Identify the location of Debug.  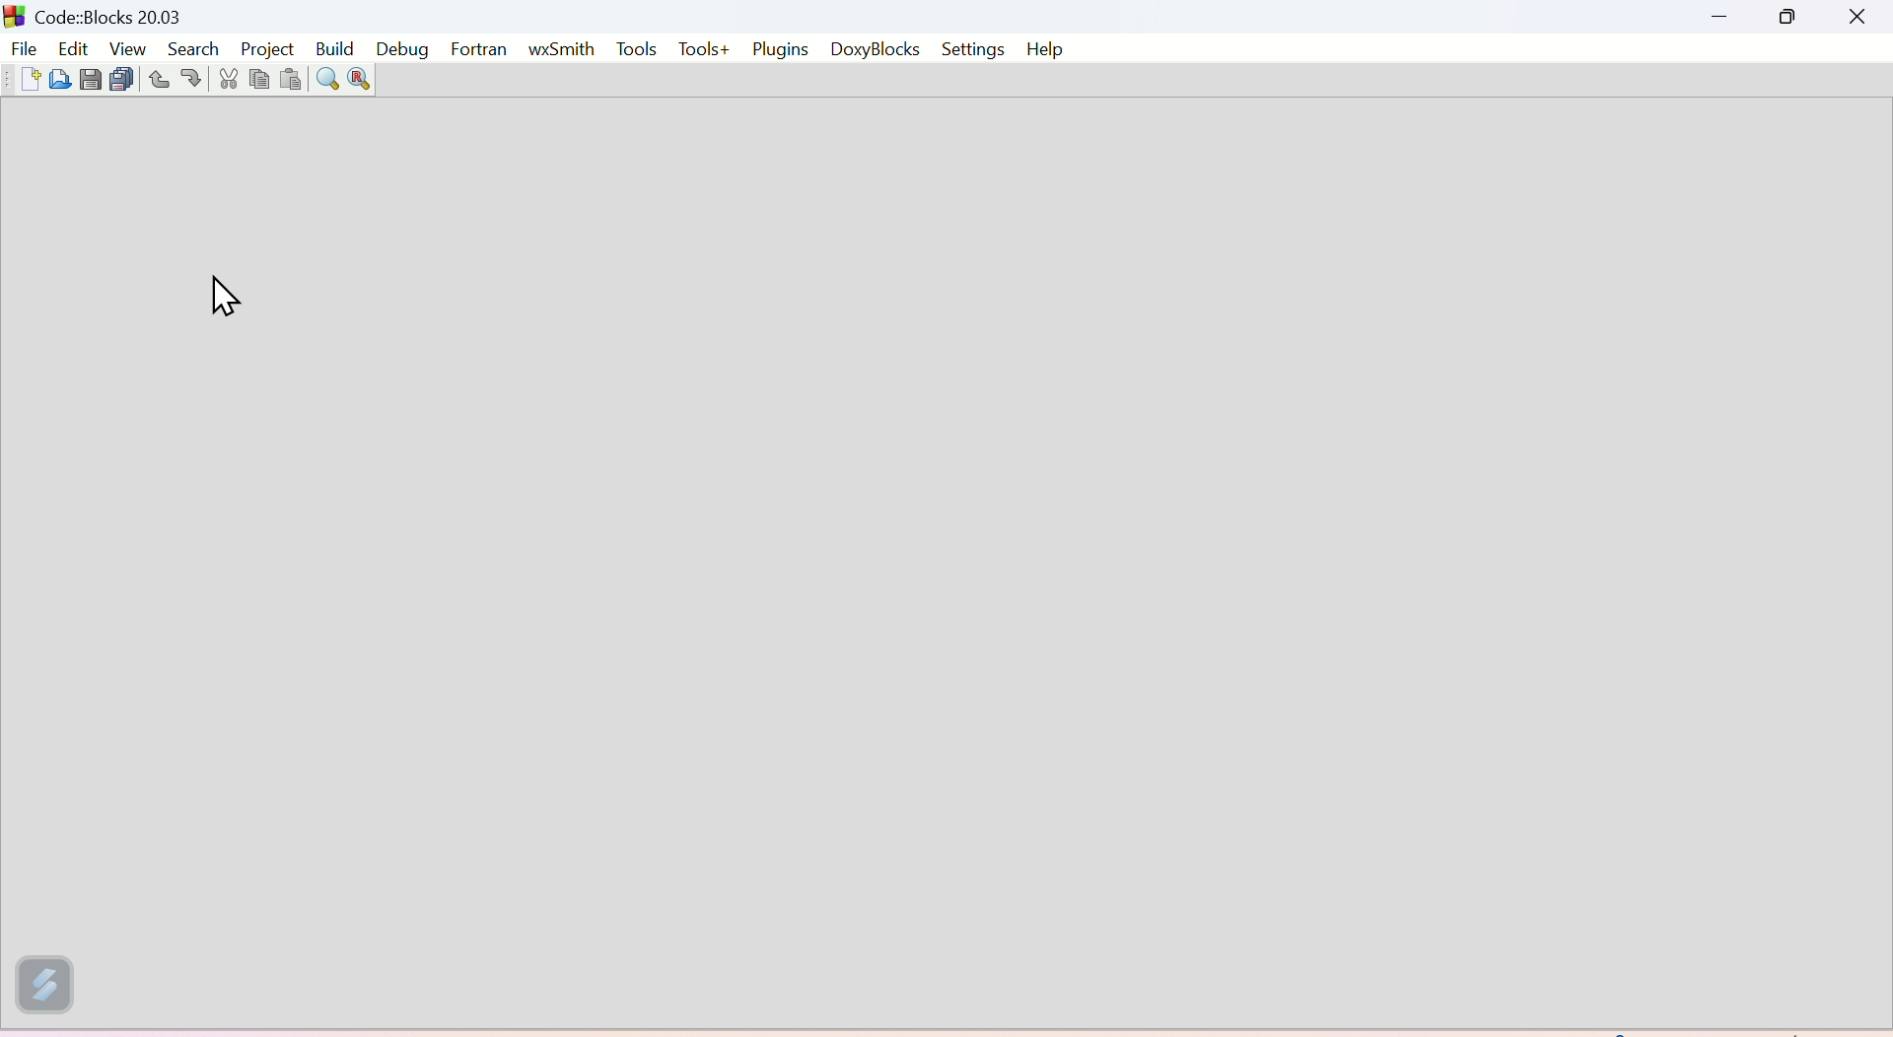
(405, 47).